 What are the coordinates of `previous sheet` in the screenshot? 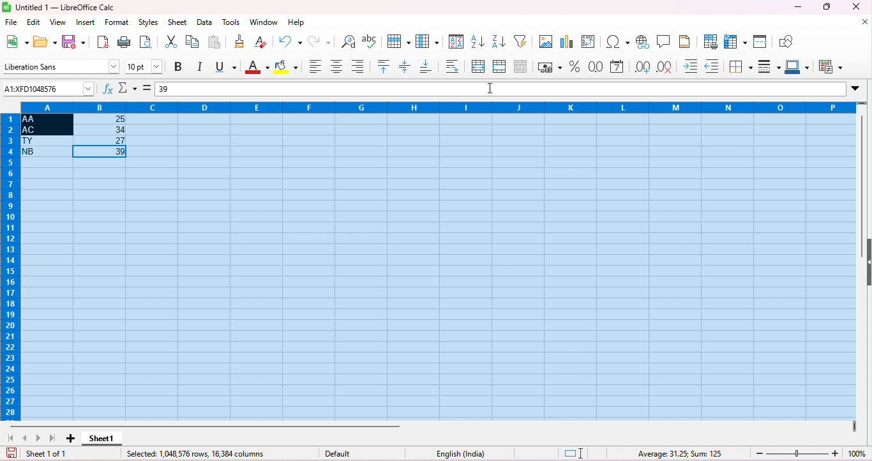 It's located at (26, 438).